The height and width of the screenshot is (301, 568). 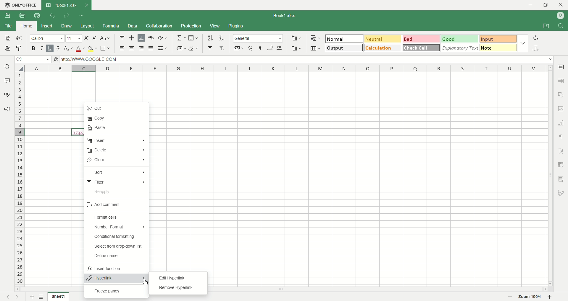 I want to click on view, so click(x=214, y=26).